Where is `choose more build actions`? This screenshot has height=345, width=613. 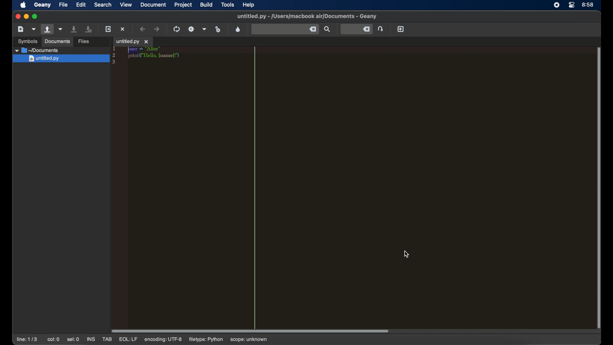 choose more build actions is located at coordinates (205, 29).